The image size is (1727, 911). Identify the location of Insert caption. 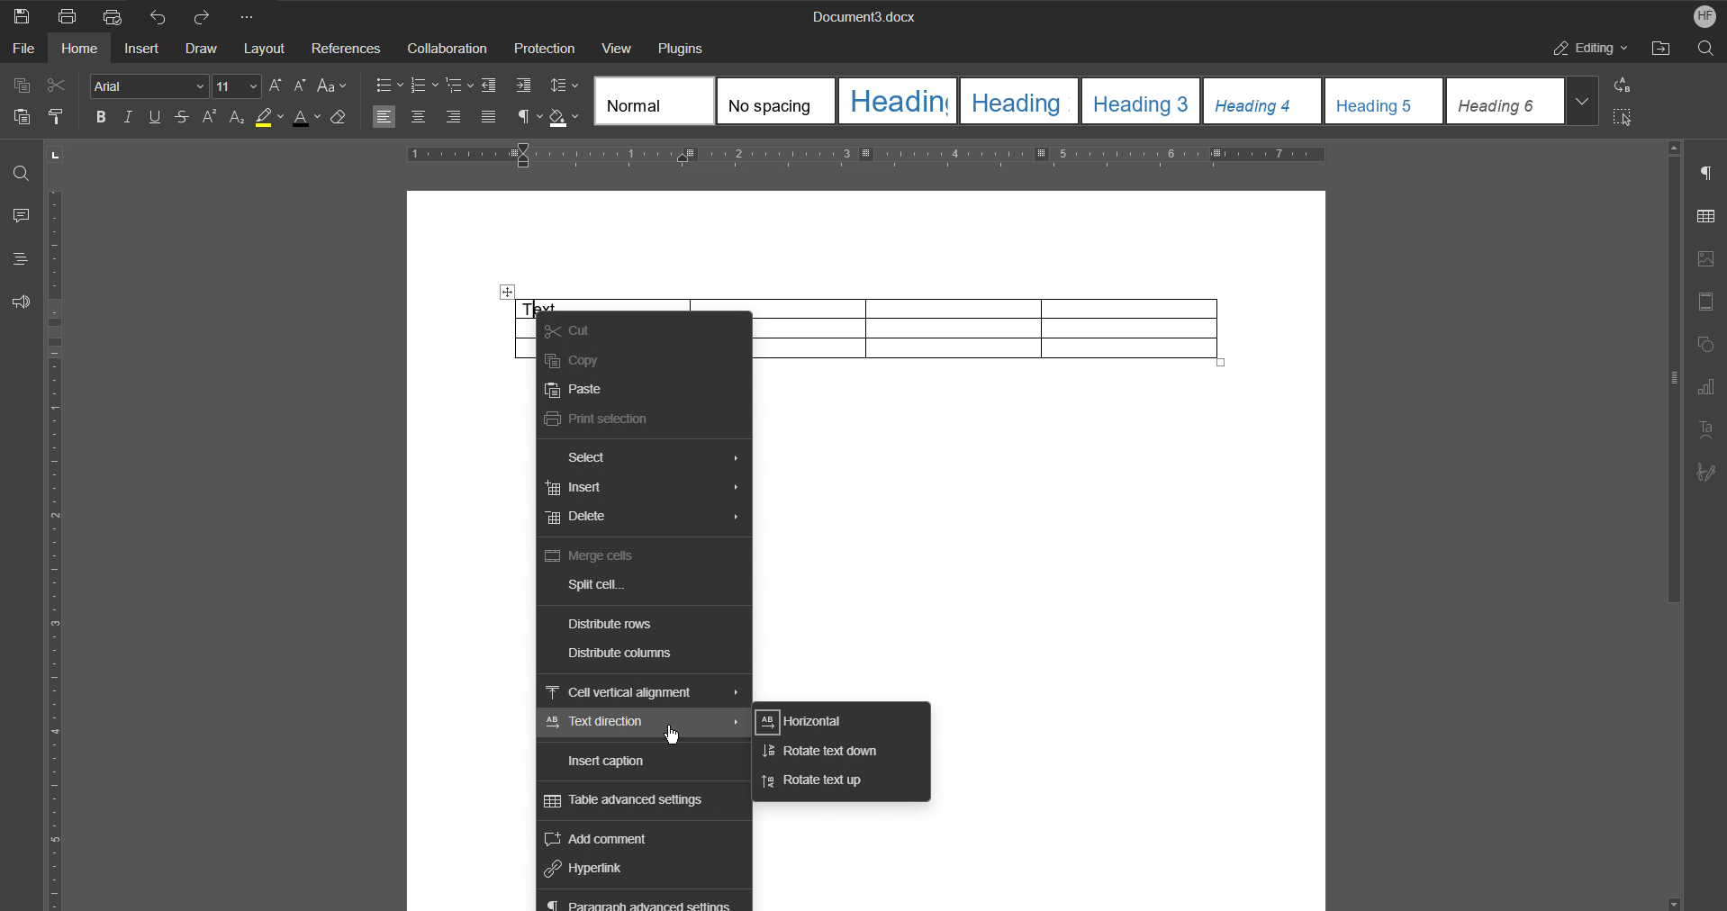
(610, 762).